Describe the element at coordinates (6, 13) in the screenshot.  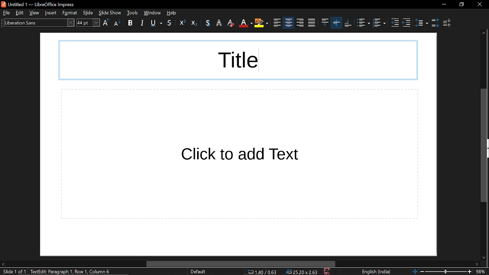
I see `file` at that location.